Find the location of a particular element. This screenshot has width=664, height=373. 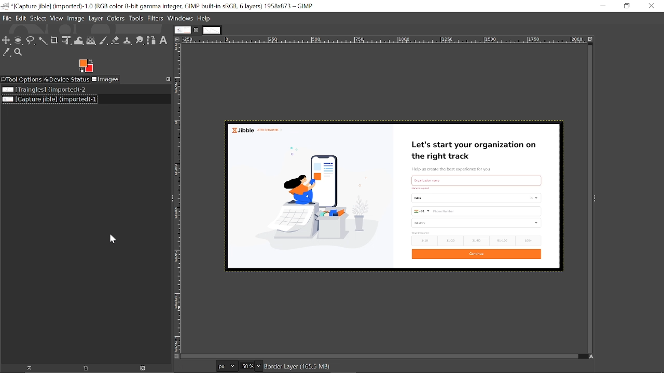

Foreground color is located at coordinates (86, 66).